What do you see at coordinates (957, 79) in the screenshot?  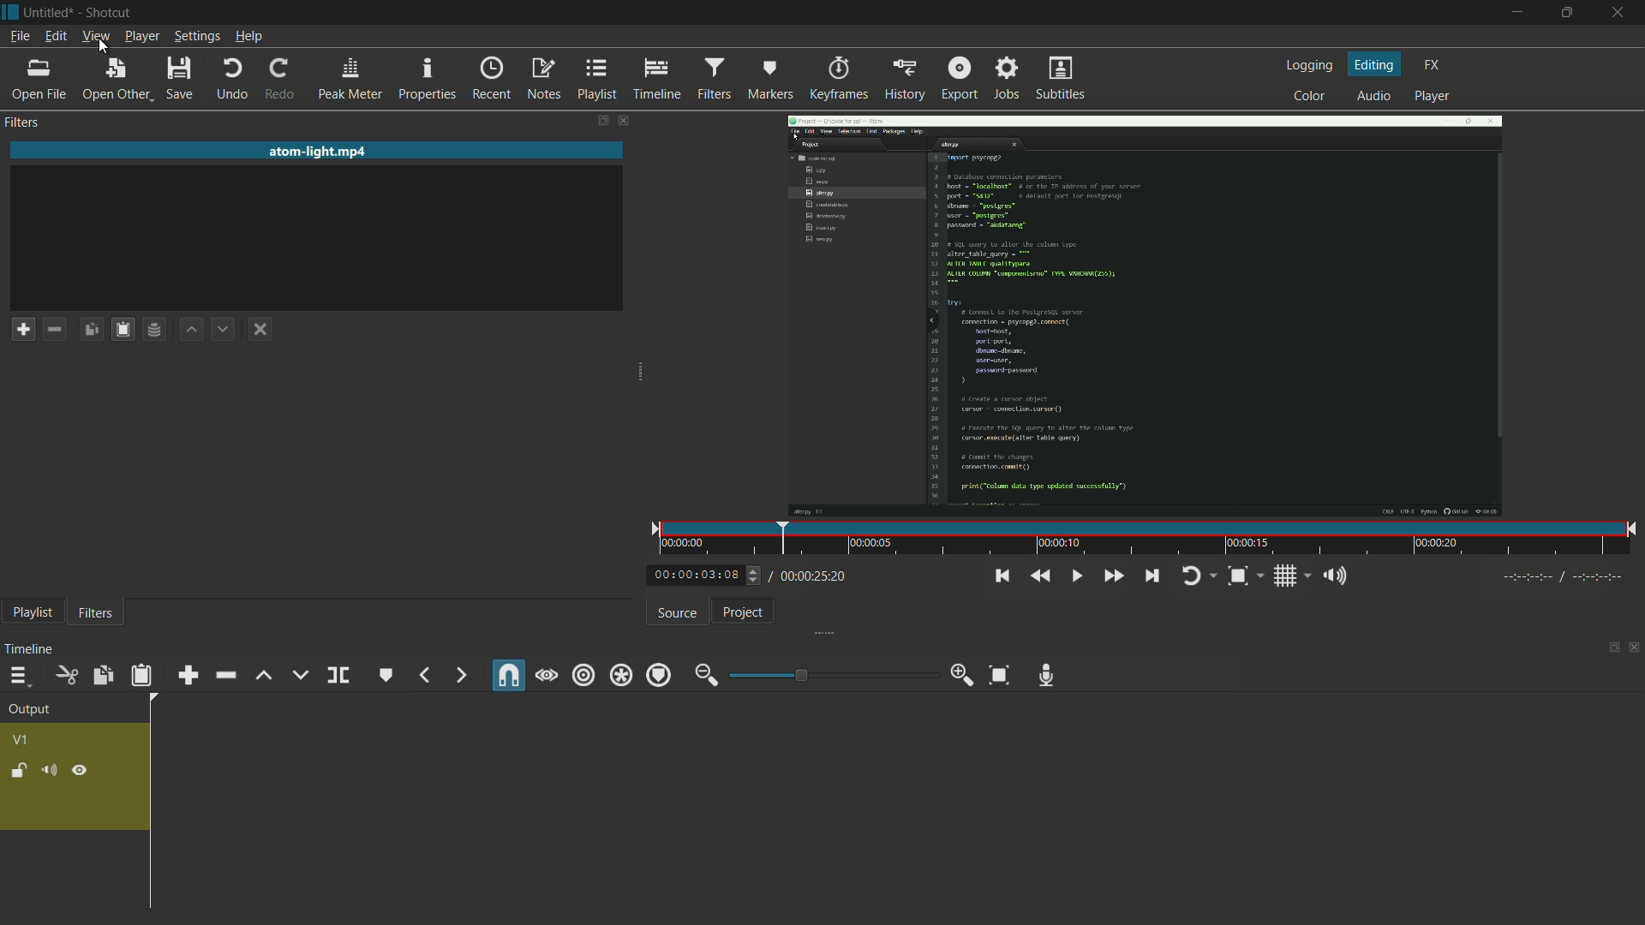 I see `export` at bounding box center [957, 79].